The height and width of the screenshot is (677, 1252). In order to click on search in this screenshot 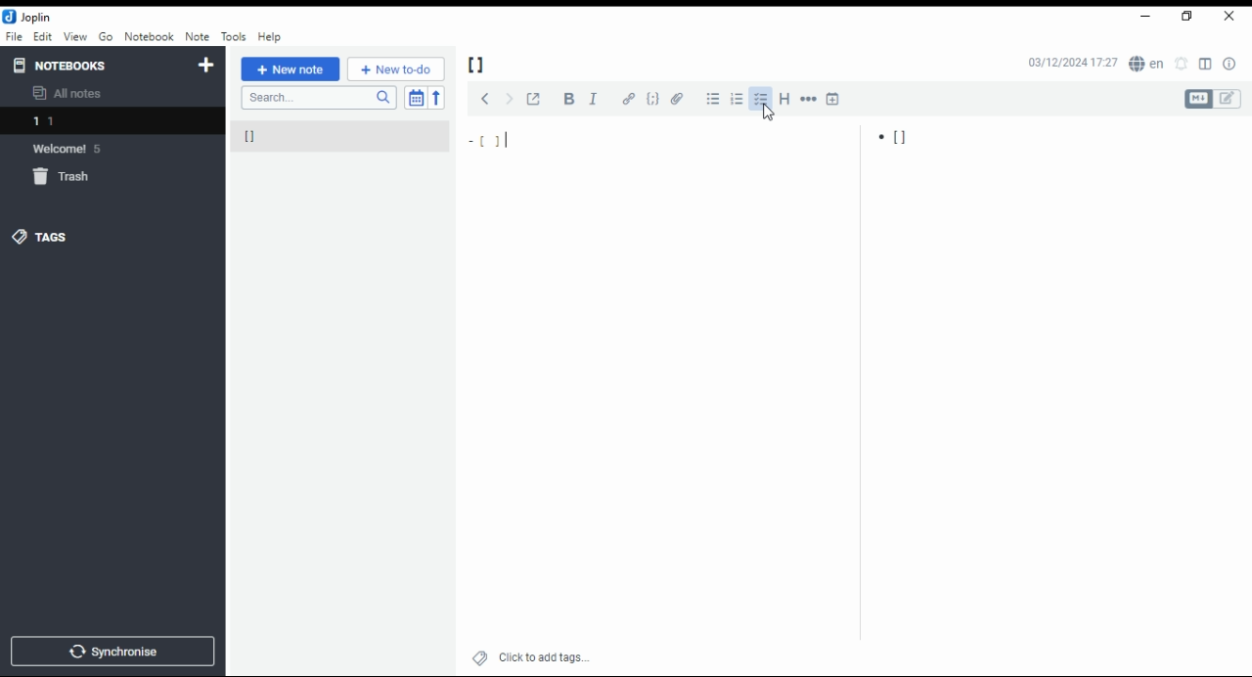, I will do `click(318, 97)`.